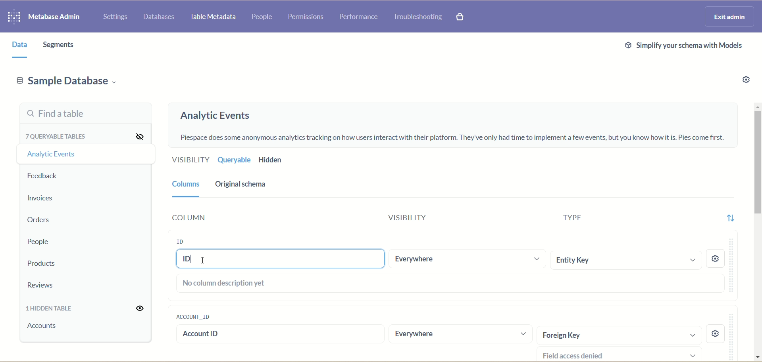 This screenshot has width=762, height=362. What do you see at coordinates (461, 17) in the screenshot?
I see `Explore paid features` at bounding box center [461, 17].